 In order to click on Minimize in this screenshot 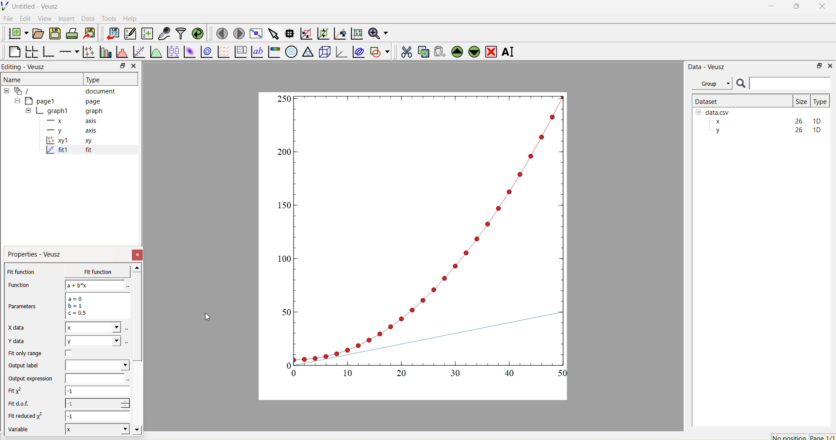, I will do `click(771, 8)`.